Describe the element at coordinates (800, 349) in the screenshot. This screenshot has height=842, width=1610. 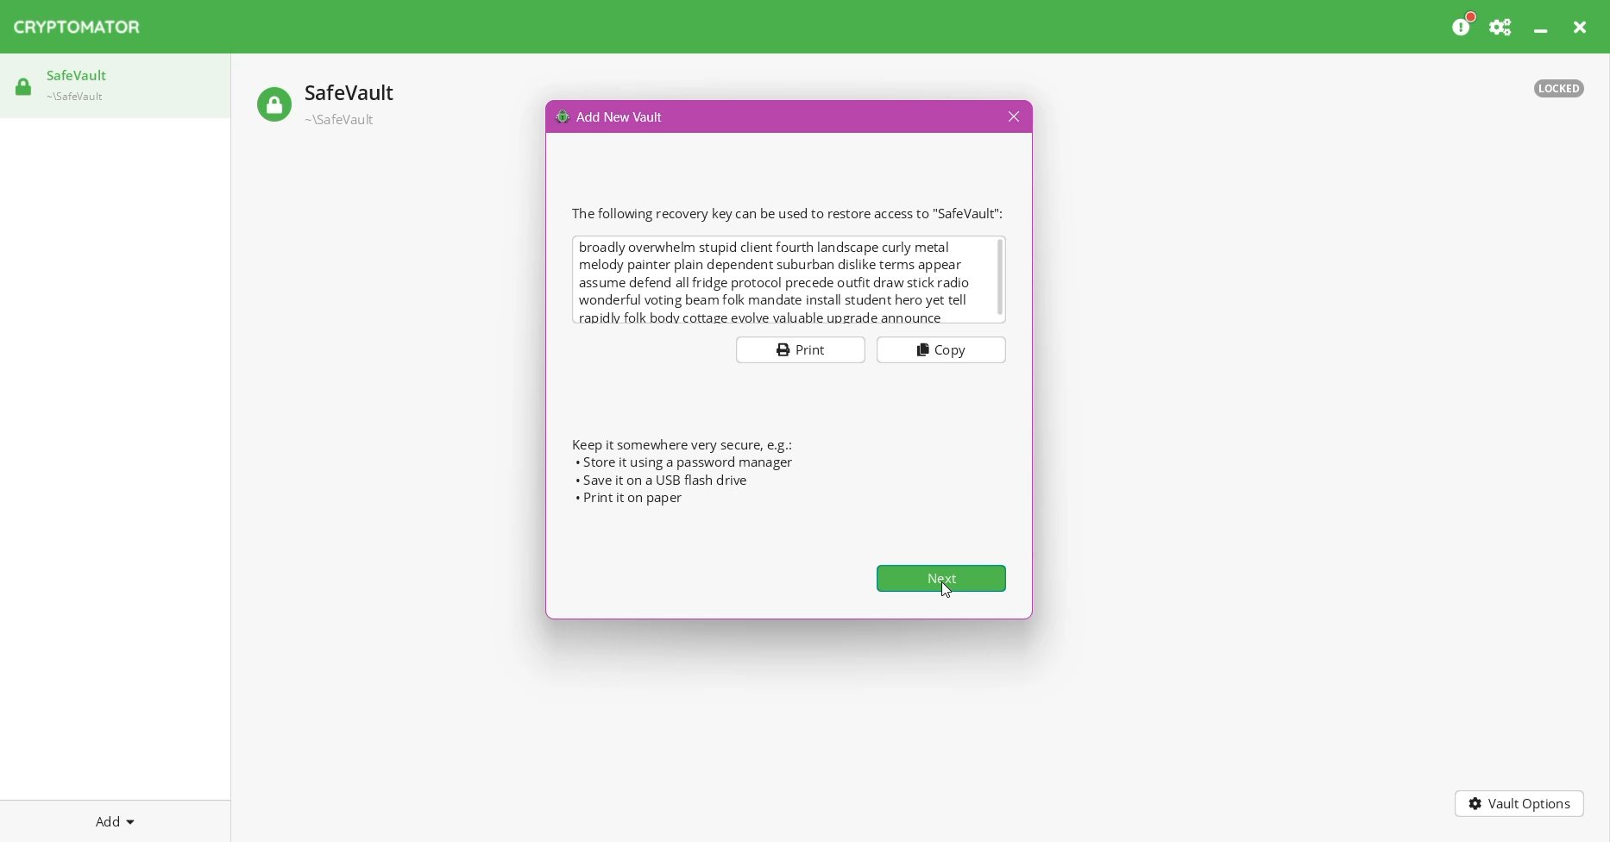
I see `Print` at that location.